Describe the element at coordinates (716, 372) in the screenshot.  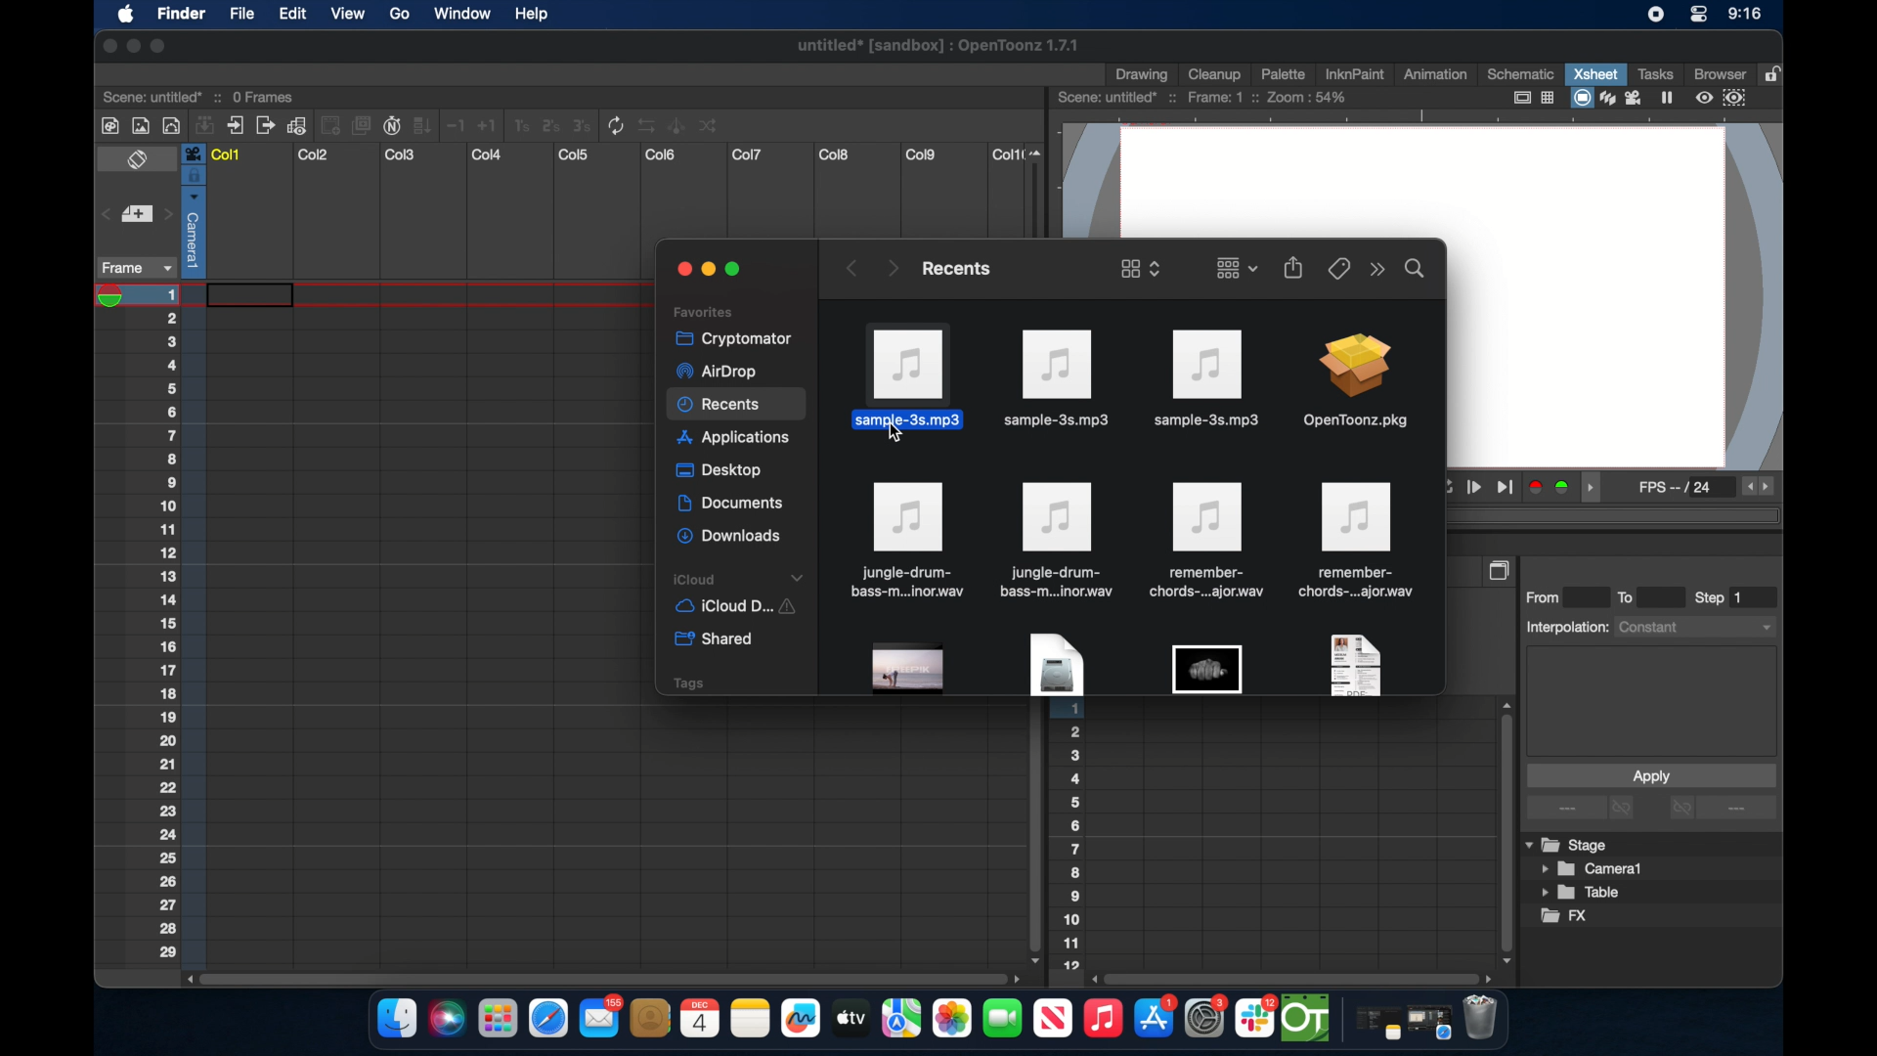
I see `airdrop` at that location.